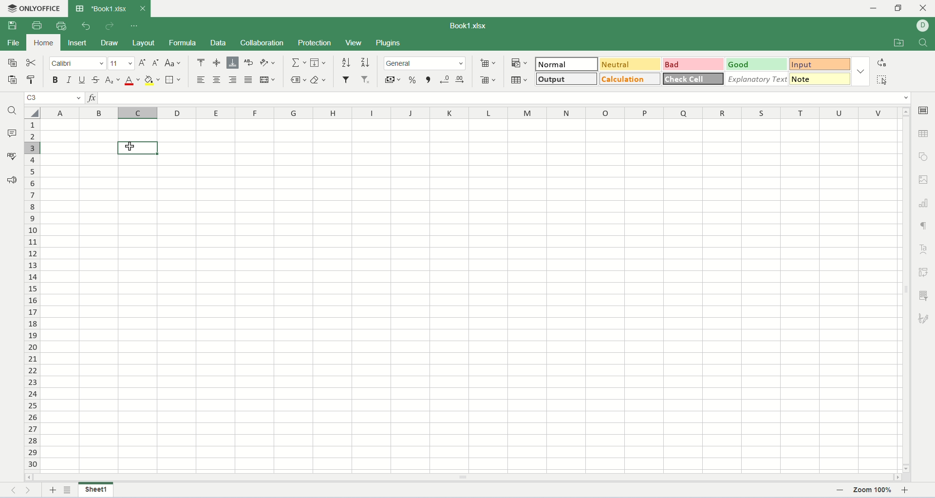 The width and height of the screenshot is (935, 498). What do you see at coordinates (55, 98) in the screenshot?
I see `cell name` at bounding box center [55, 98].